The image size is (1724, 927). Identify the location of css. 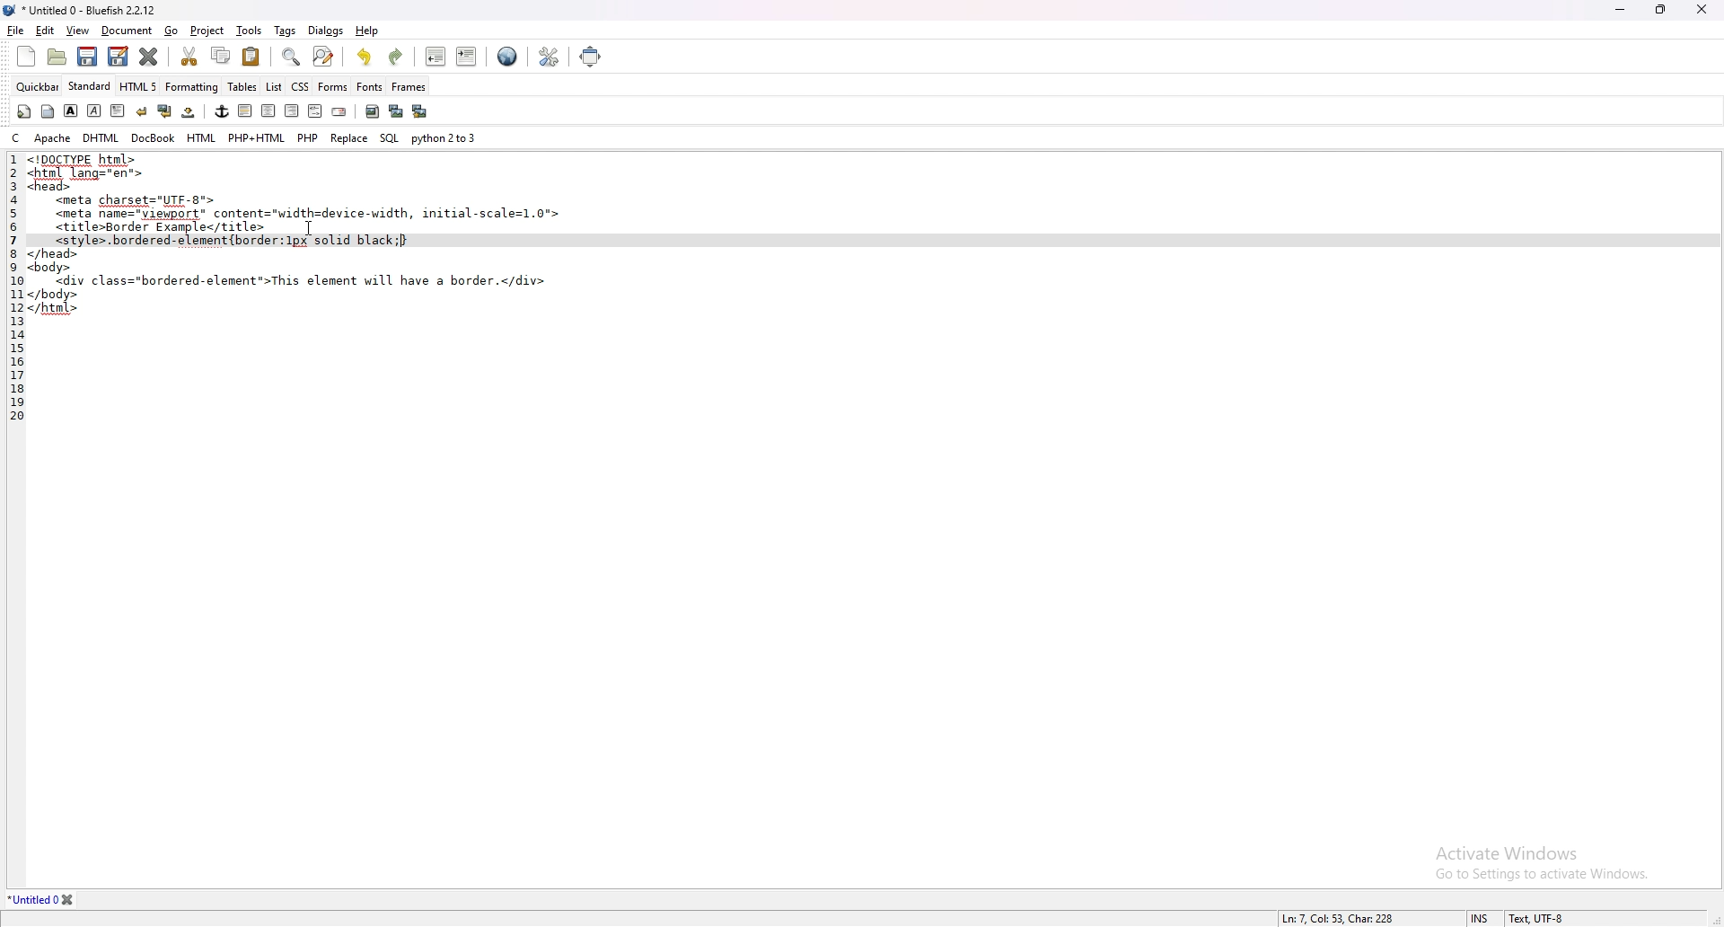
(301, 86).